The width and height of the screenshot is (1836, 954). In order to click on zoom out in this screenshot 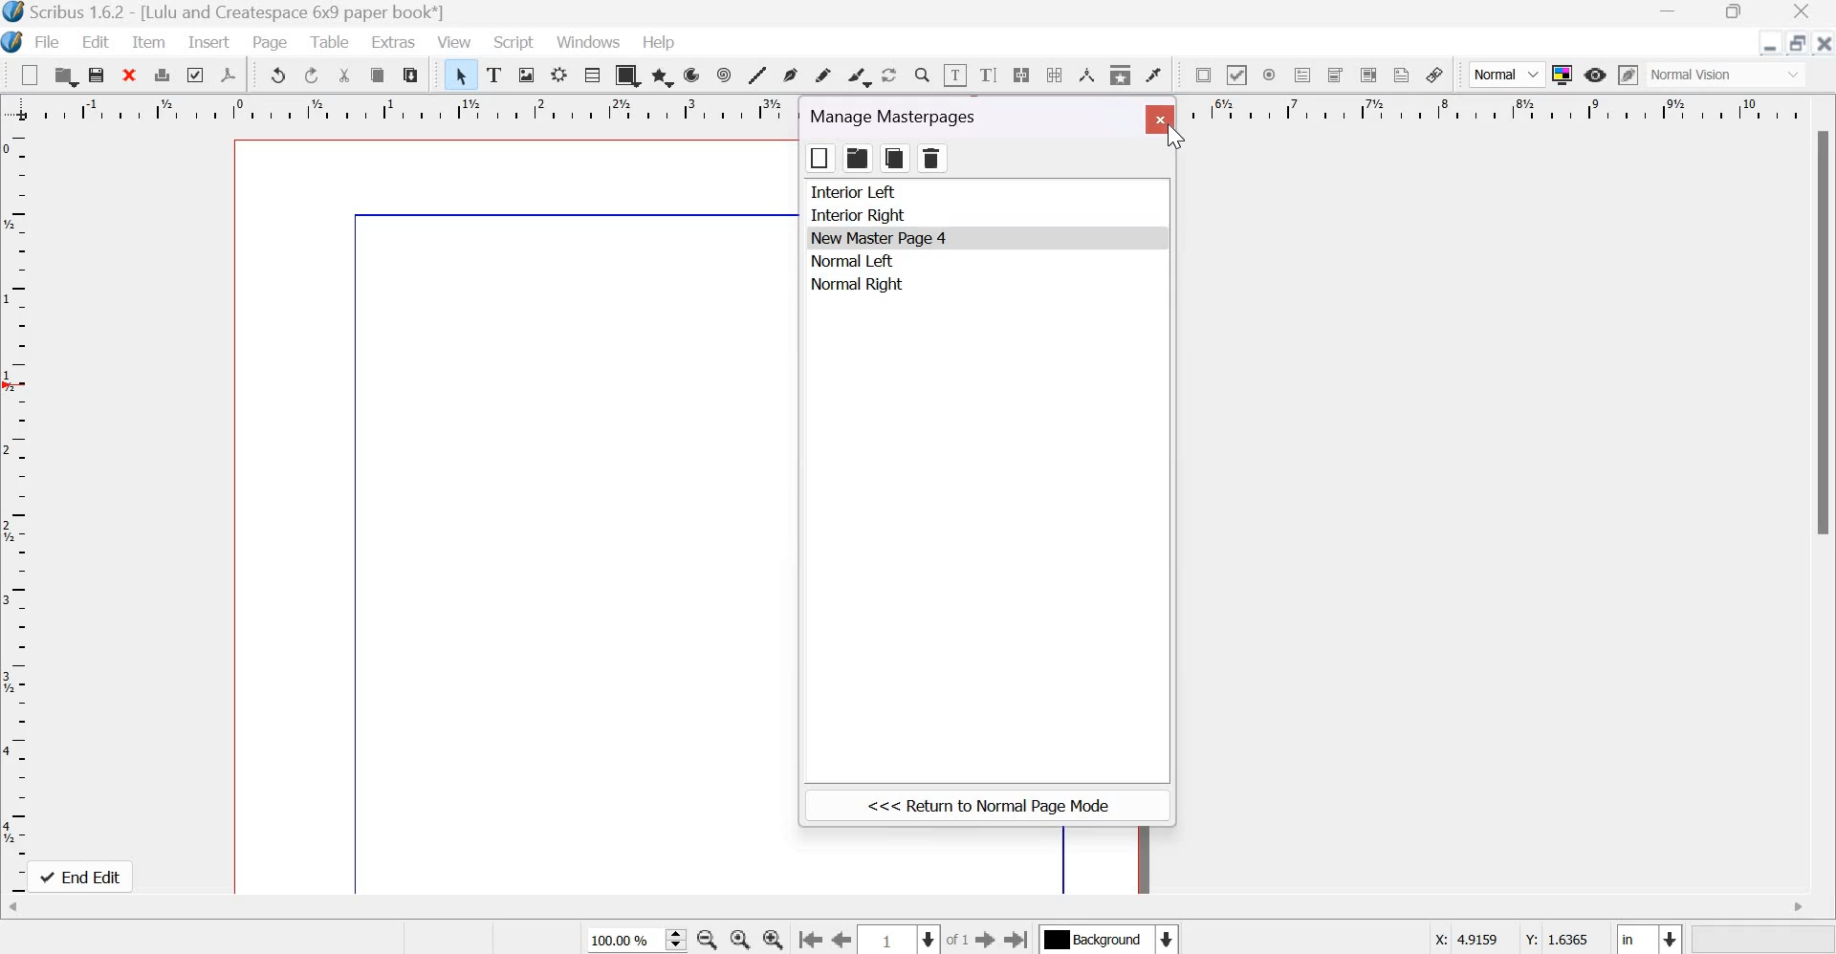, I will do `click(704, 939)`.